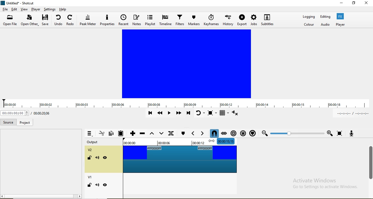  I want to click on recent, so click(123, 20).